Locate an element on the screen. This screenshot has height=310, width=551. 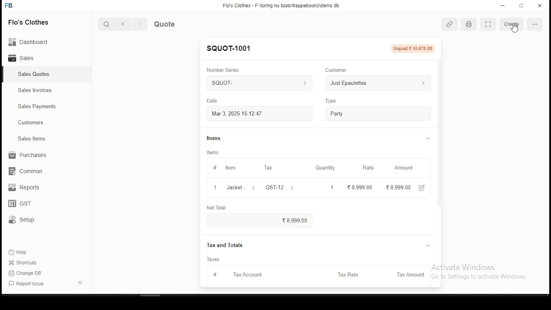
Flo's clothes is located at coordinates (35, 23).